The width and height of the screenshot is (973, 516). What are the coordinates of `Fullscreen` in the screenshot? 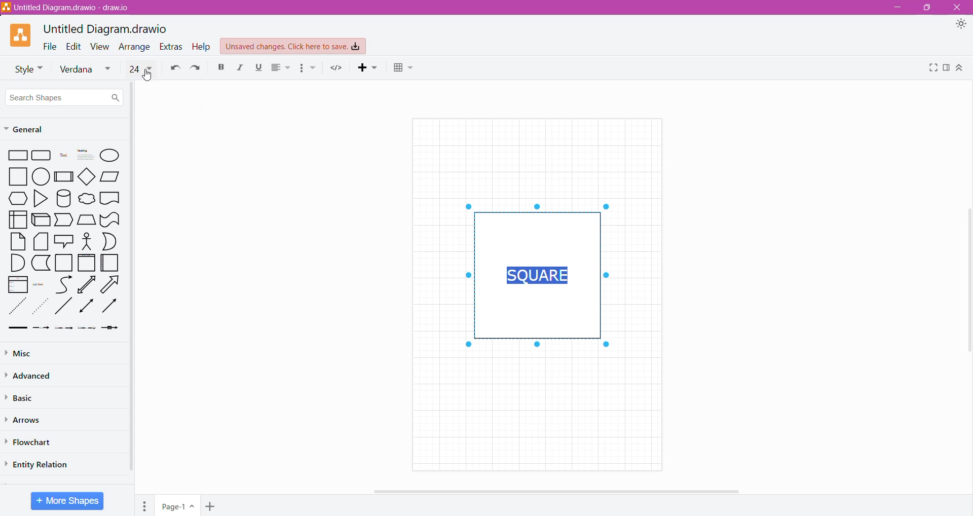 It's located at (930, 69).